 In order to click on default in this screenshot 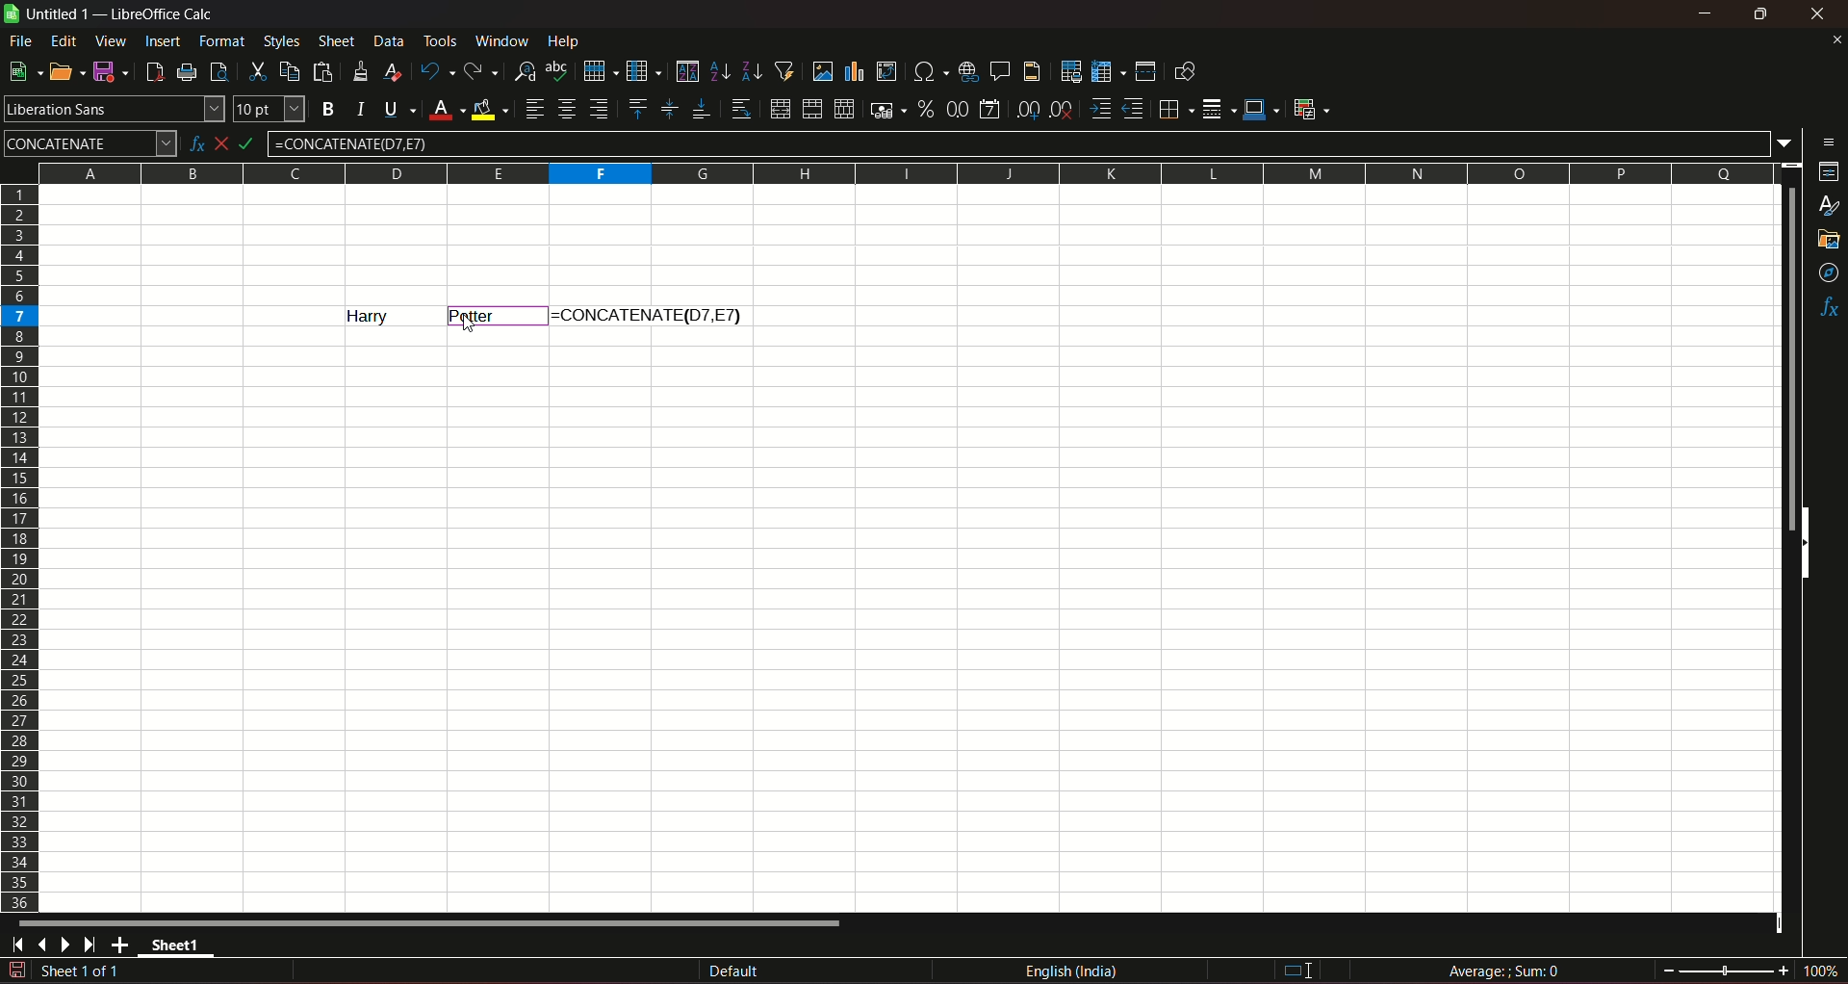, I will do `click(734, 972)`.